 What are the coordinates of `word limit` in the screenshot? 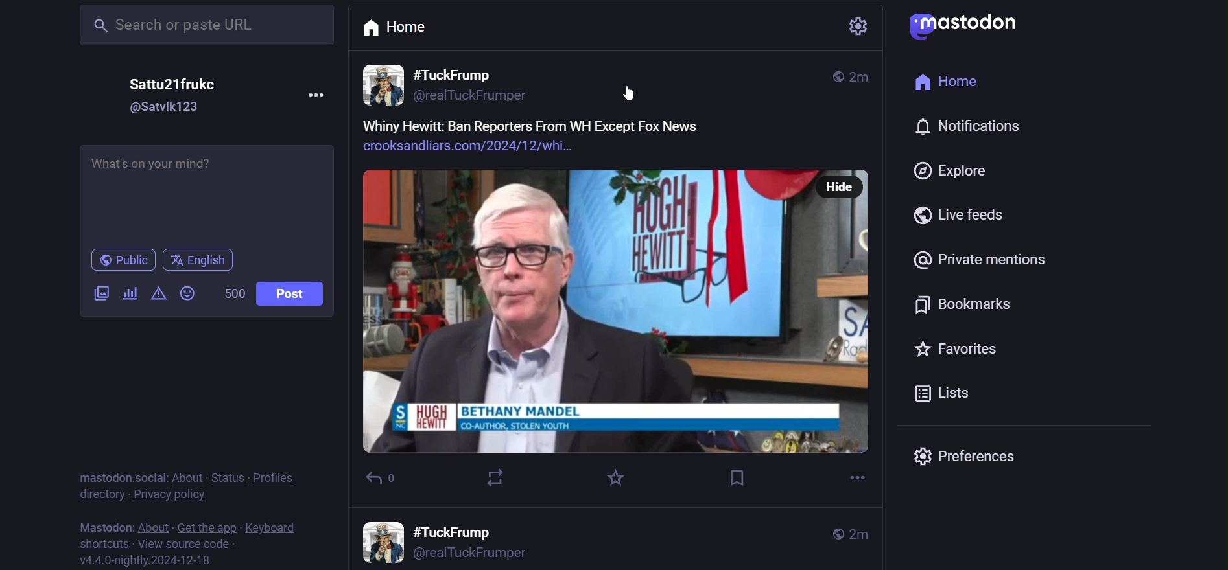 It's located at (235, 293).